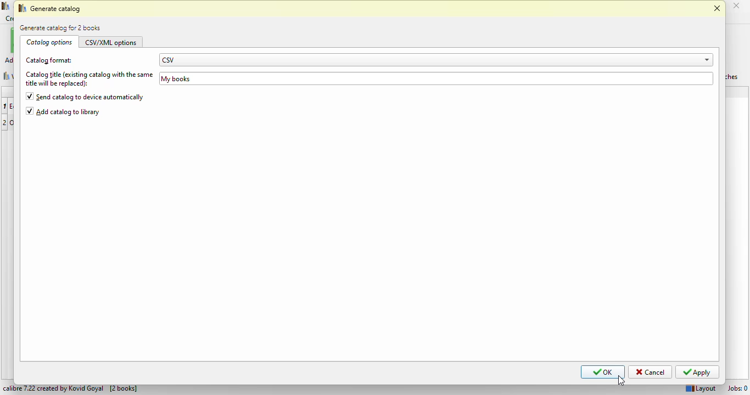 The image size is (750, 395). Describe the element at coordinates (603, 372) in the screenshot. I see `OK` at that location.